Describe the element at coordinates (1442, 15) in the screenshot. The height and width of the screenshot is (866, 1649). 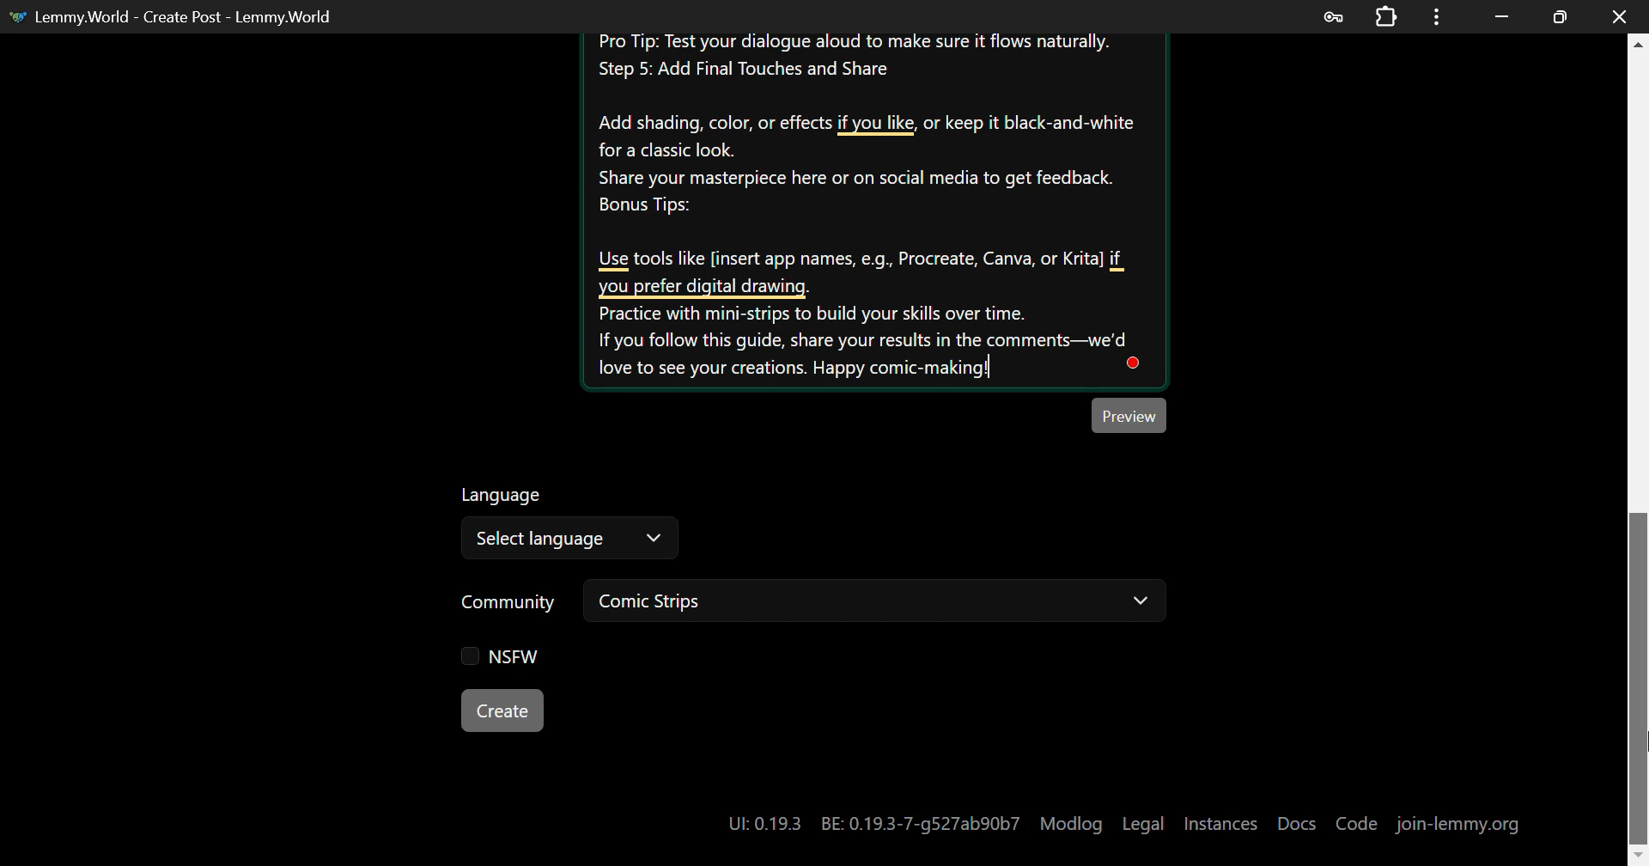
I see `Menu` at that location.